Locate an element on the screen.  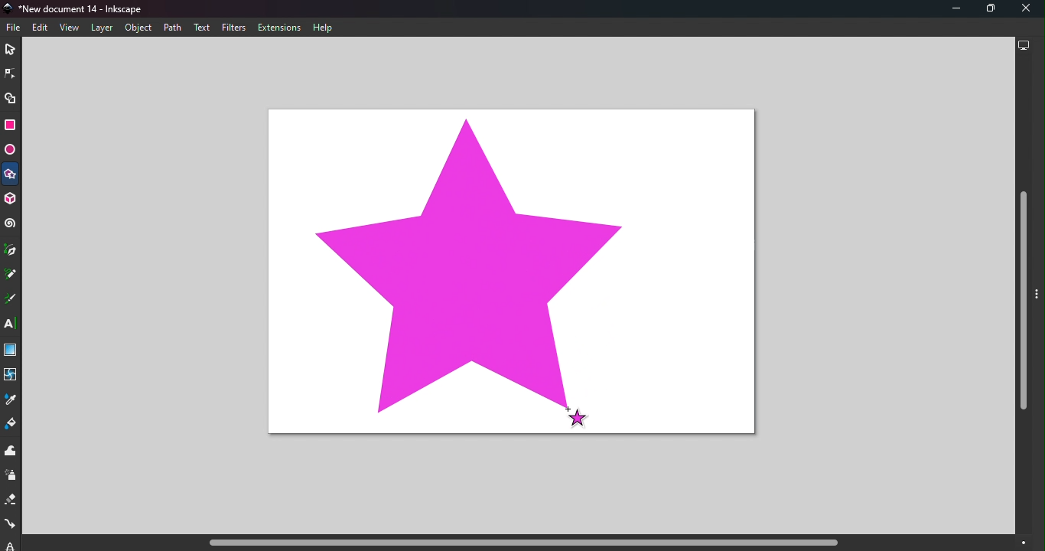
Toggle command panel is located at coordinates (1039, 302).